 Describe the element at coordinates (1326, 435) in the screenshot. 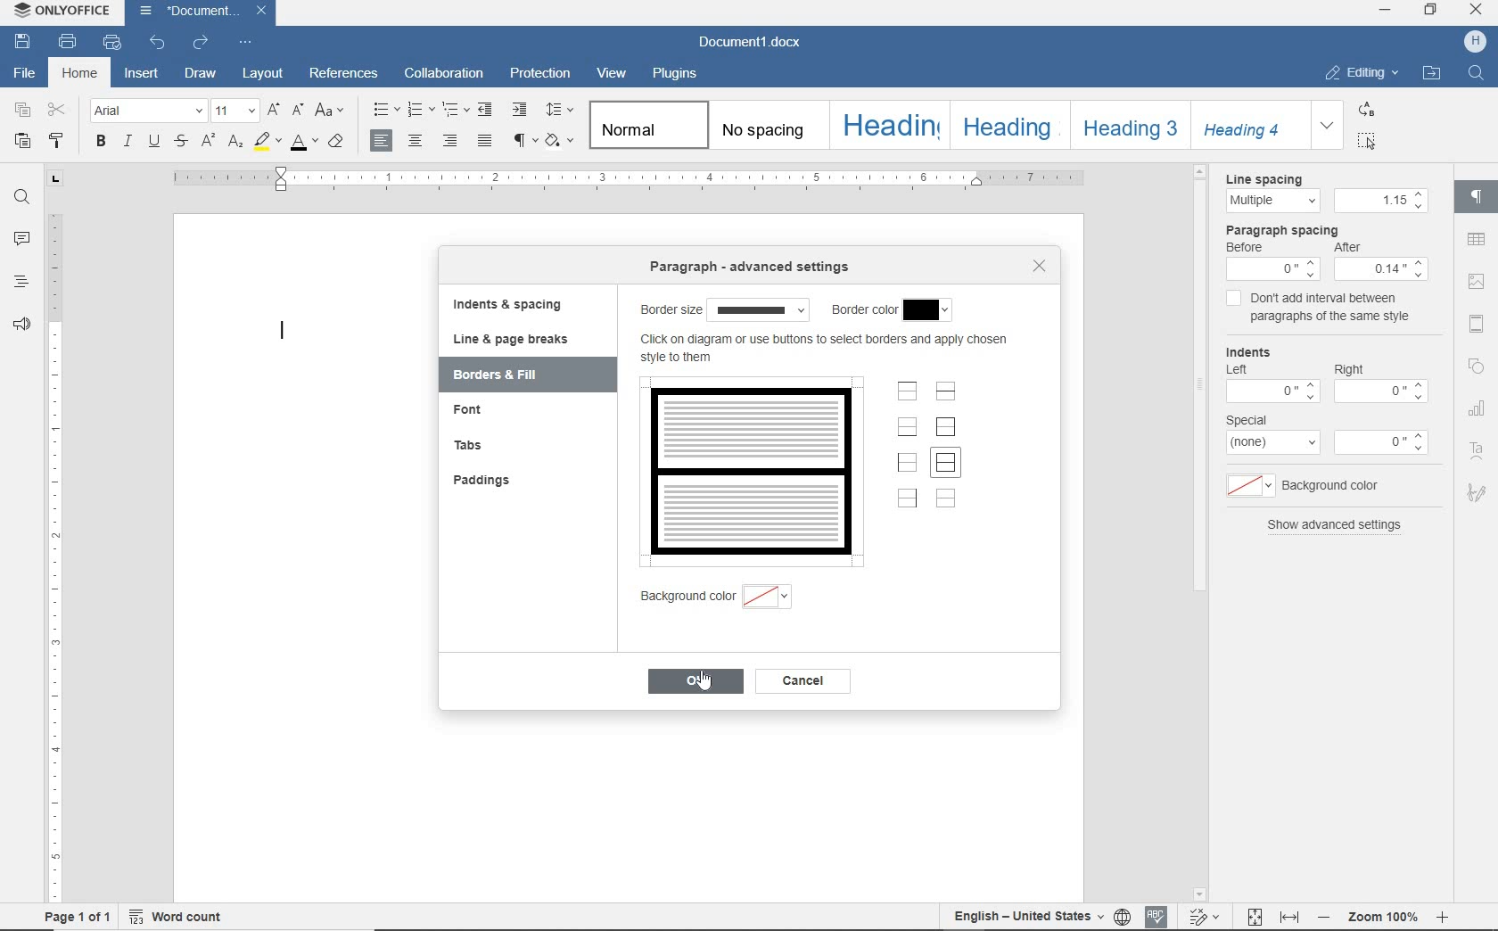

I see `special: none-0` at that location.